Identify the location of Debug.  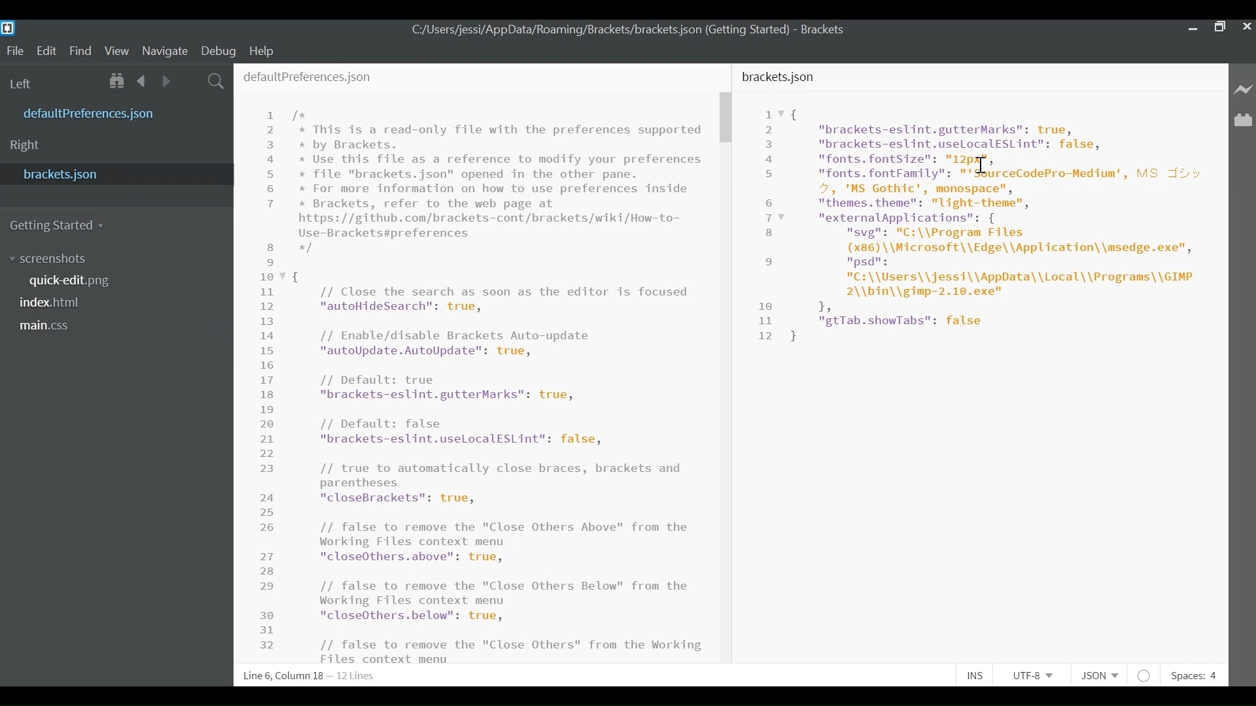
(218, 50).